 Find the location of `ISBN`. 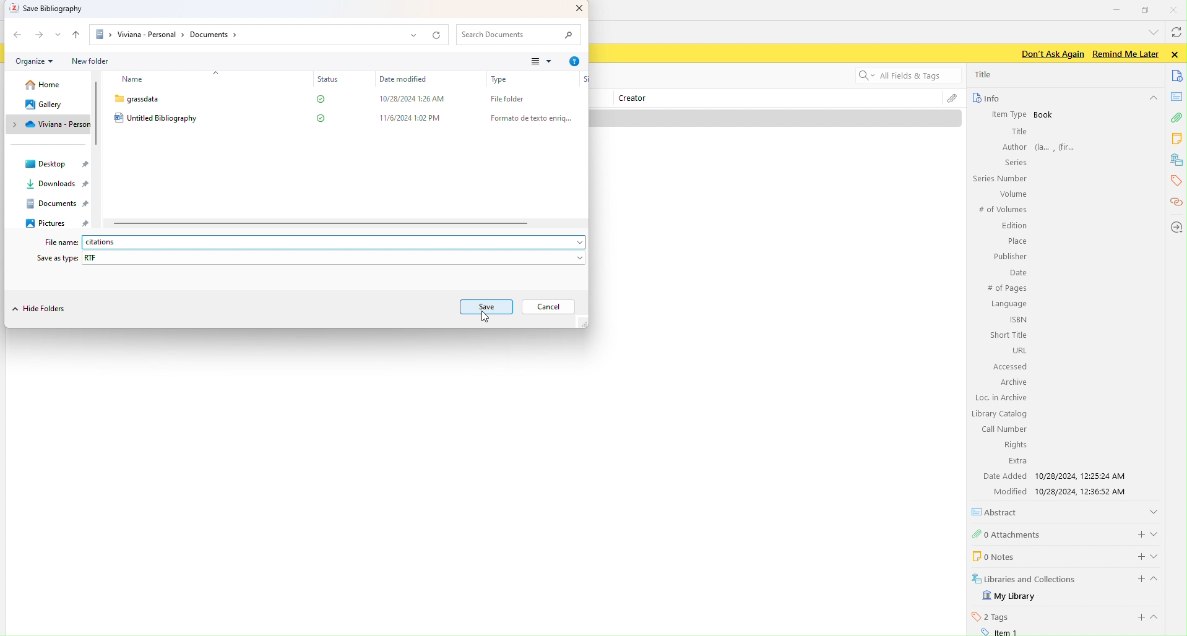

ISBN is located at coordinates (1019, 319).